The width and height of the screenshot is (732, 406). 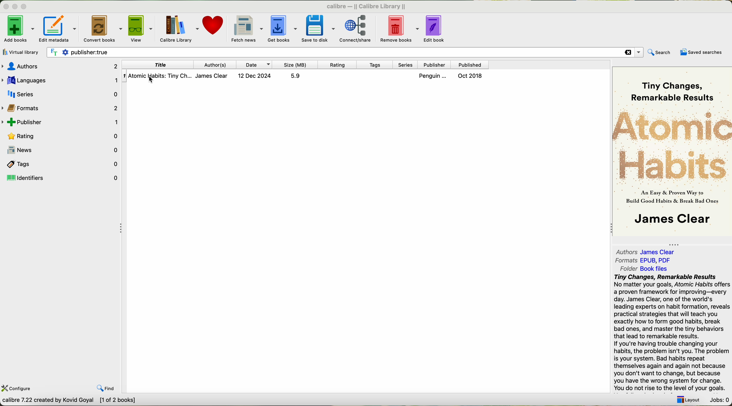 I want to click on news, so click(x=61, y=150).